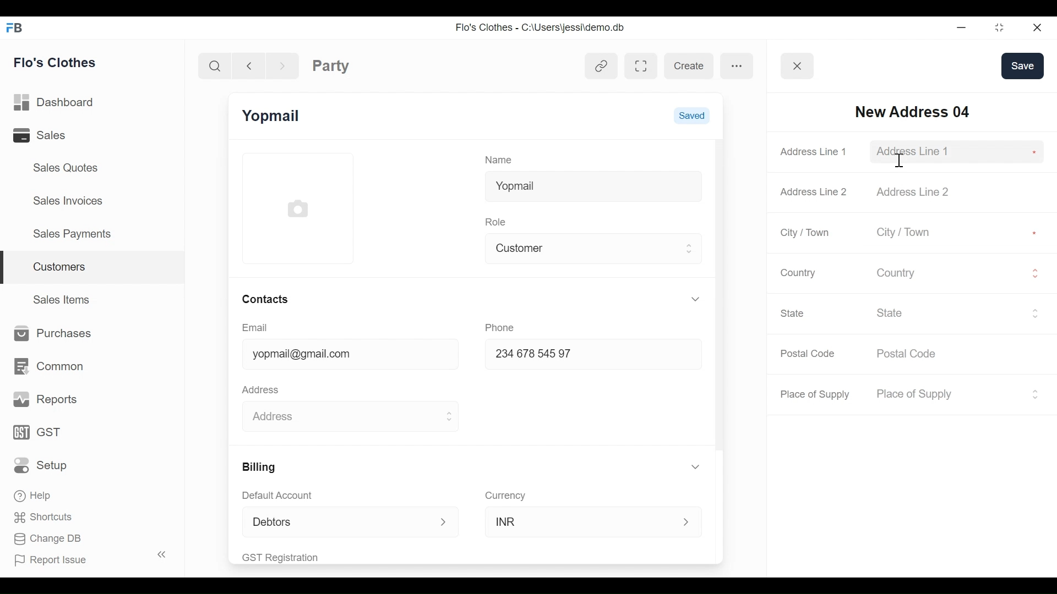 This screenshot has height=594, width=1057. Describe the element at coordinates (796, 272) in the screenshot. I see `Country` at that location.